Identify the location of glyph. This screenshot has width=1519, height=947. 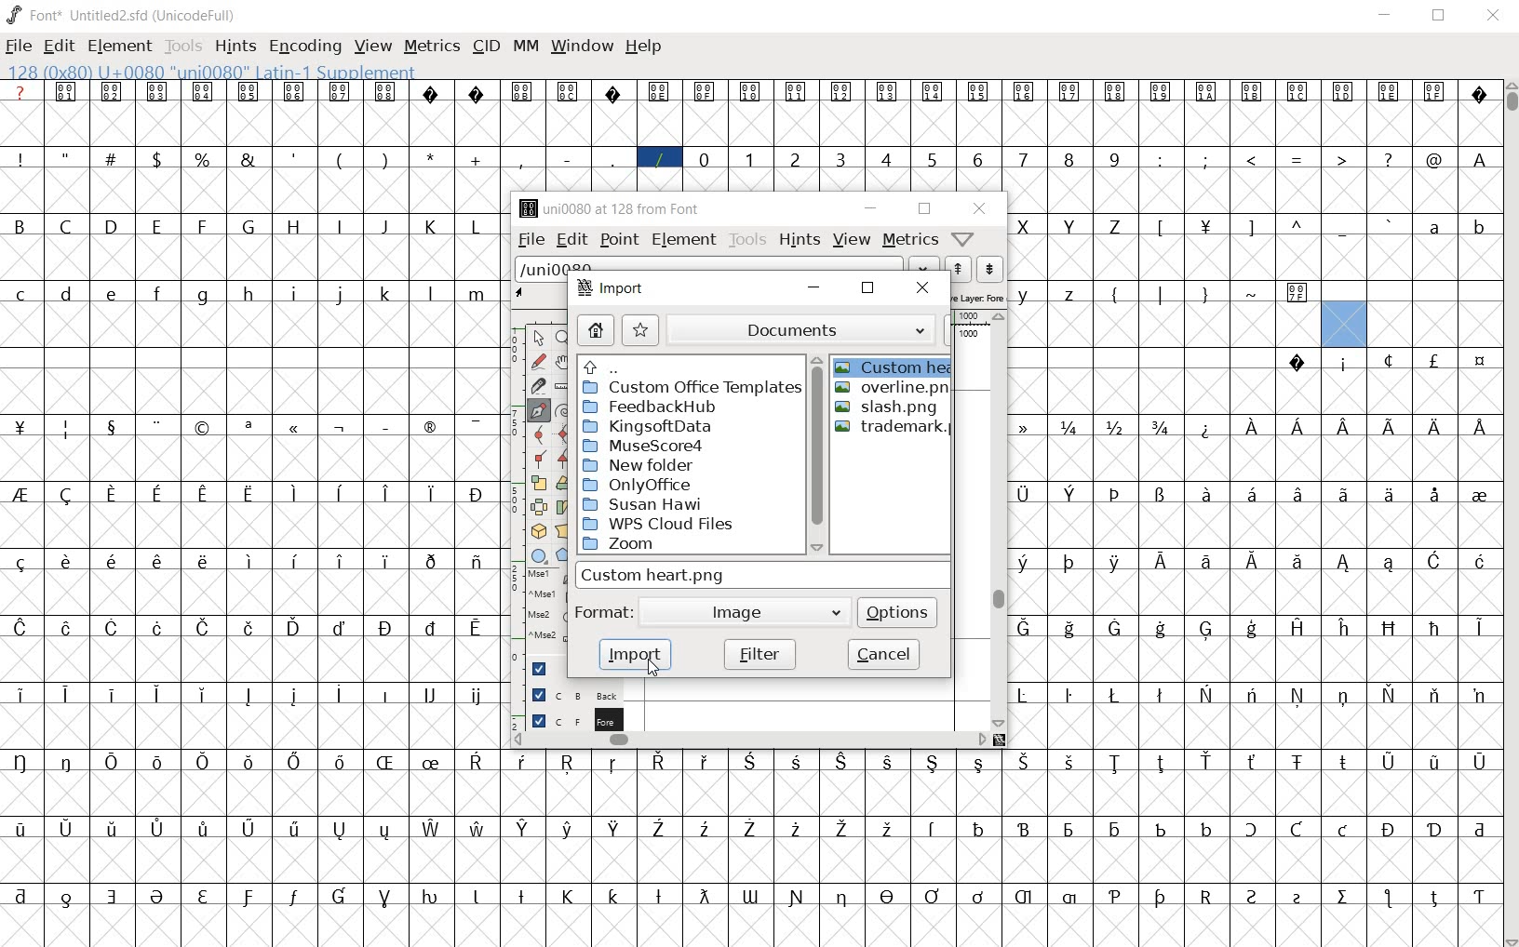
(203, 429).